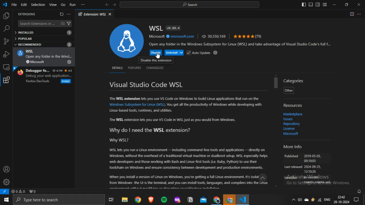 Image resolution: width=365 pixels, height=205 pixels. What do you see at coordinates (73, 5) in the screenshot?
I see `Run` at bounding box center [73, 5].